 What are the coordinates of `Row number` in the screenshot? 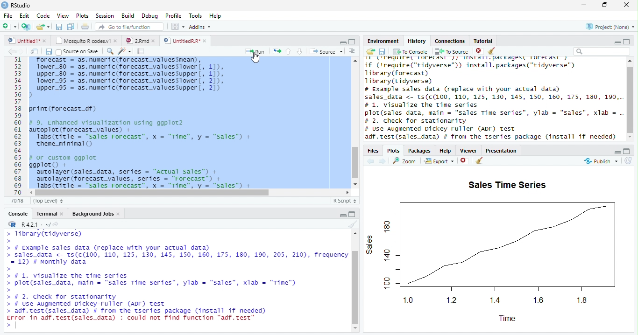 It's located at (15, 126).